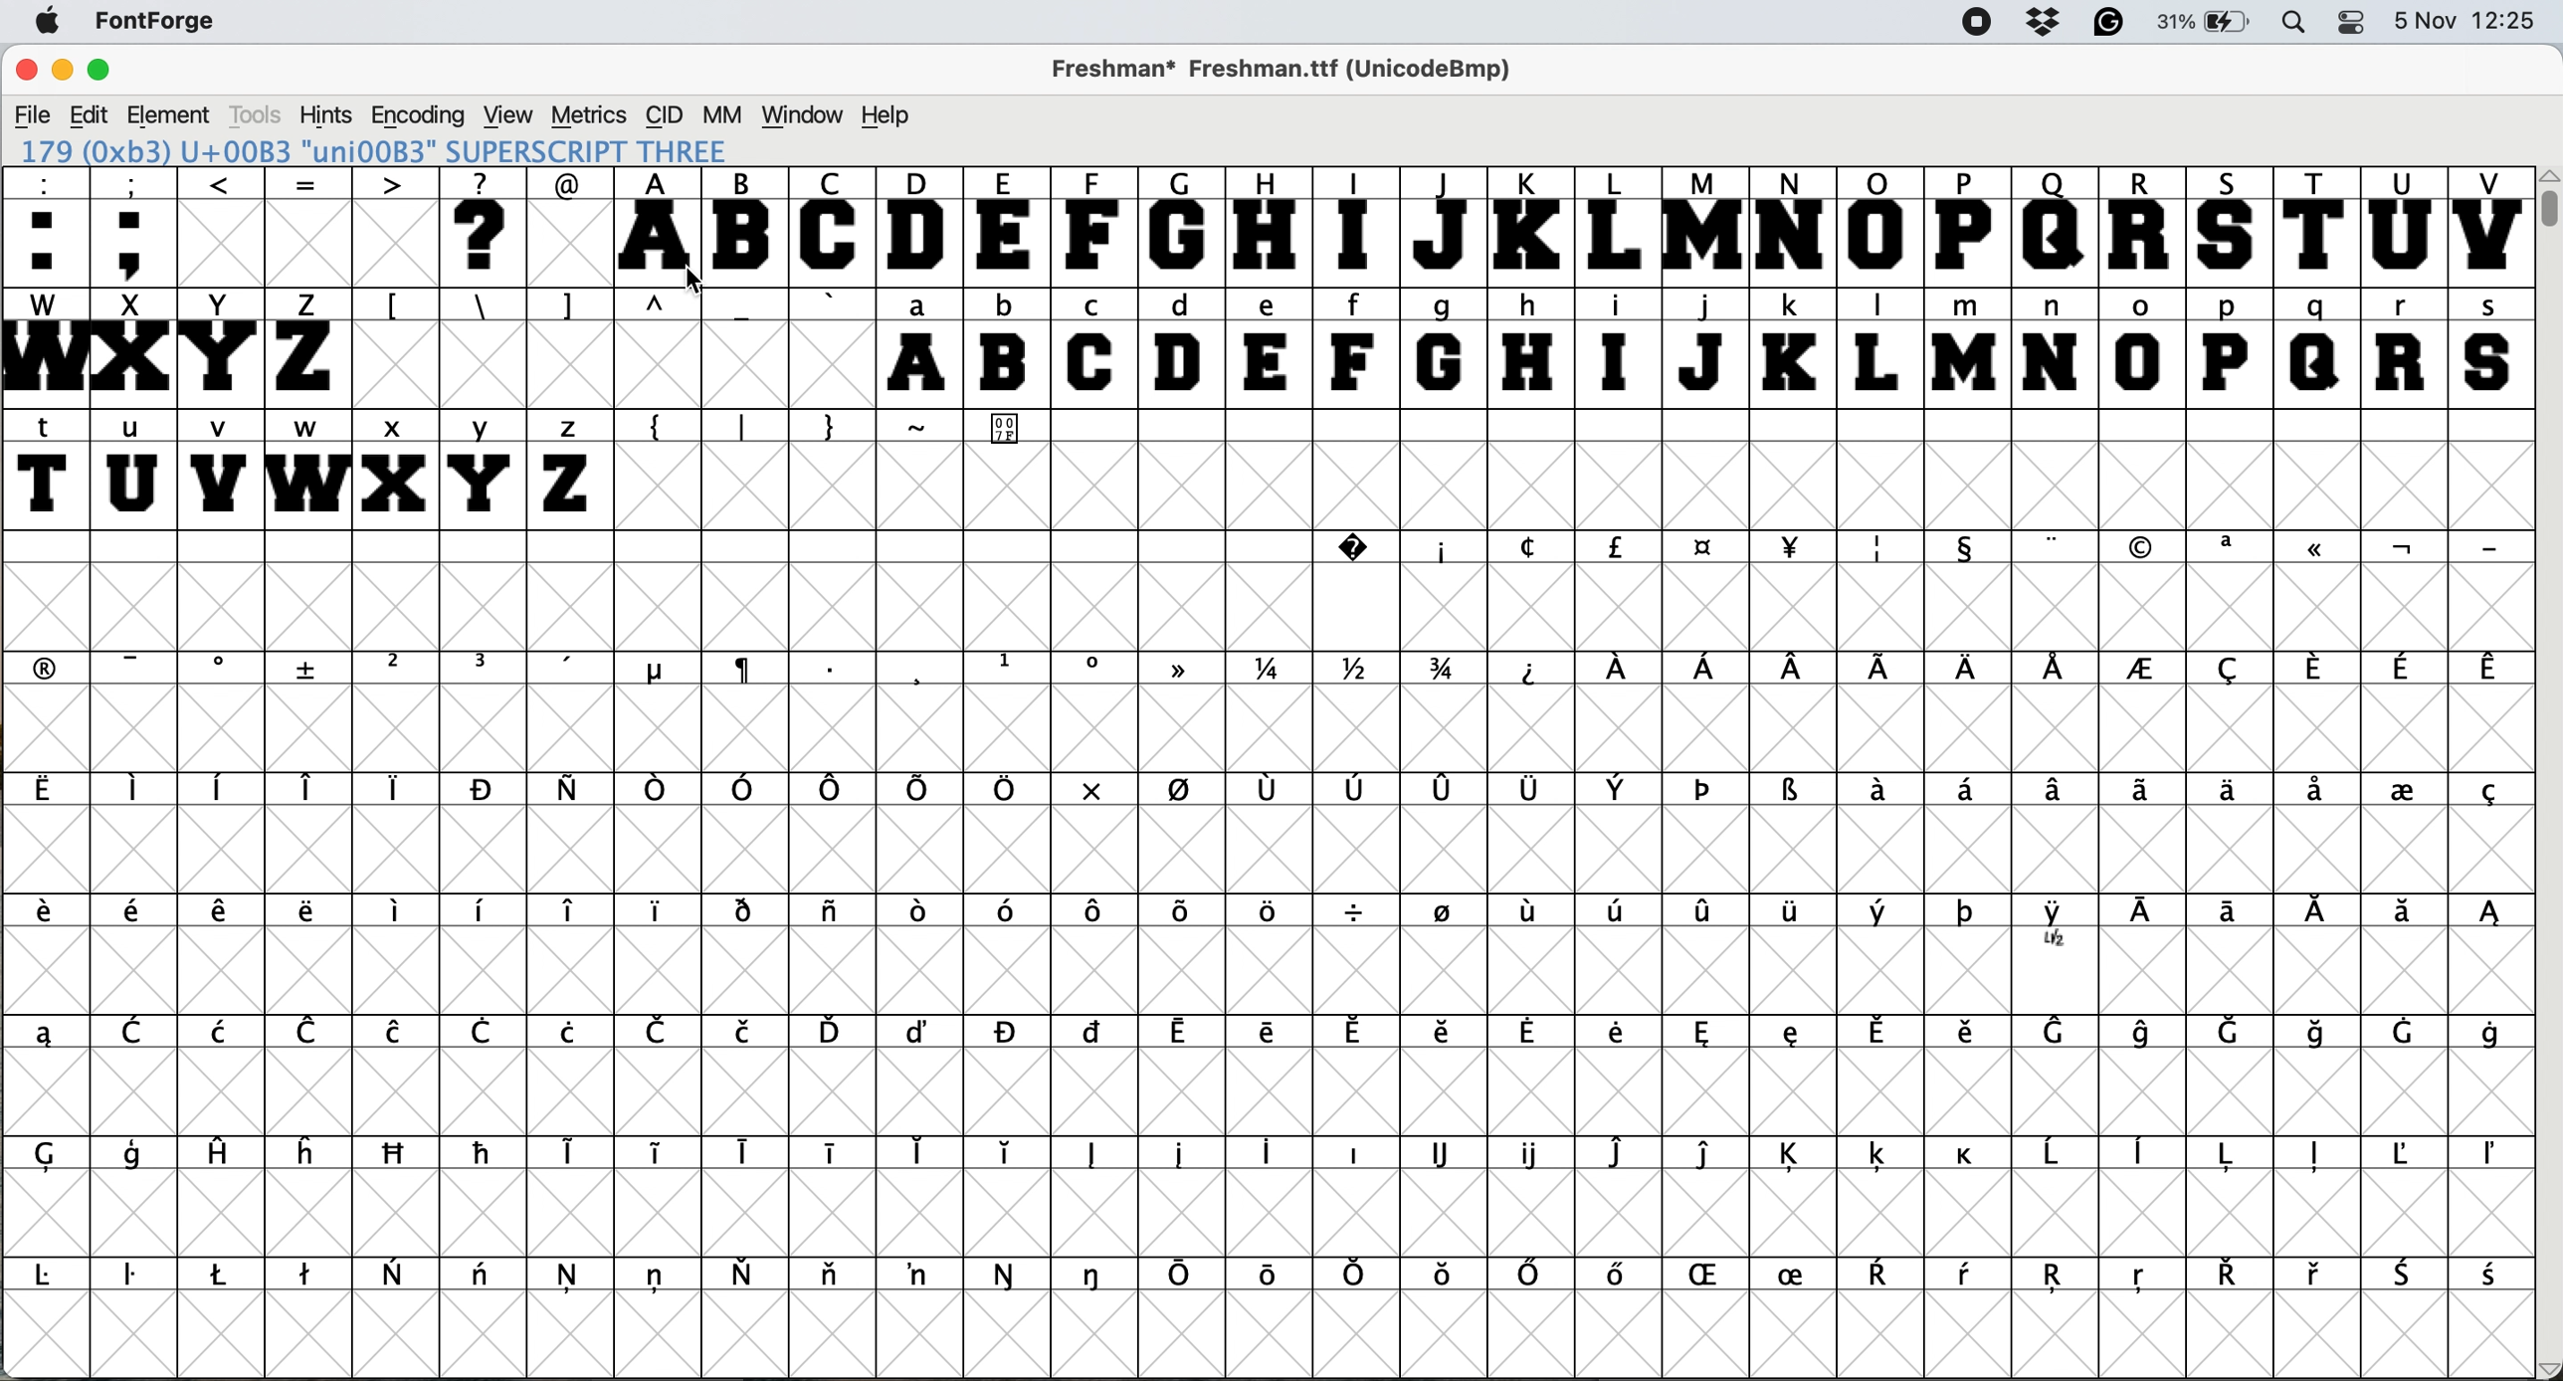 The height and width of the screenshot is (1381, 2563). I want to click on symbol, so click(1713, 1034).